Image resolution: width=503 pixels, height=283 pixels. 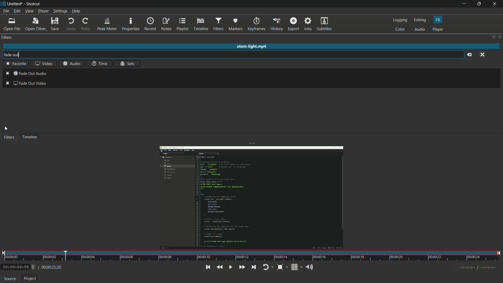 What do you see at coordinates (495, 4) in the screenshot?
I see `close app` at bounding box center [495, 4].